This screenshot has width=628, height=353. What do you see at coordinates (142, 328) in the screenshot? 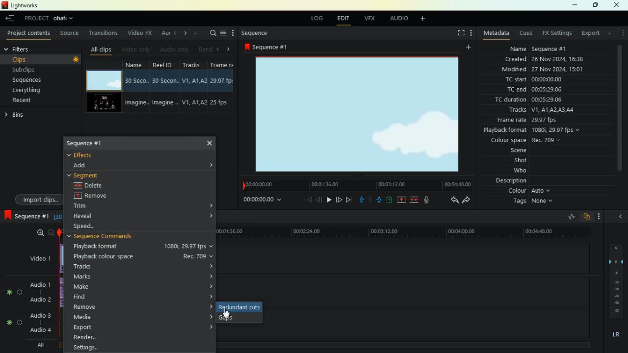
I see `export` at bounding box center [142, 328].